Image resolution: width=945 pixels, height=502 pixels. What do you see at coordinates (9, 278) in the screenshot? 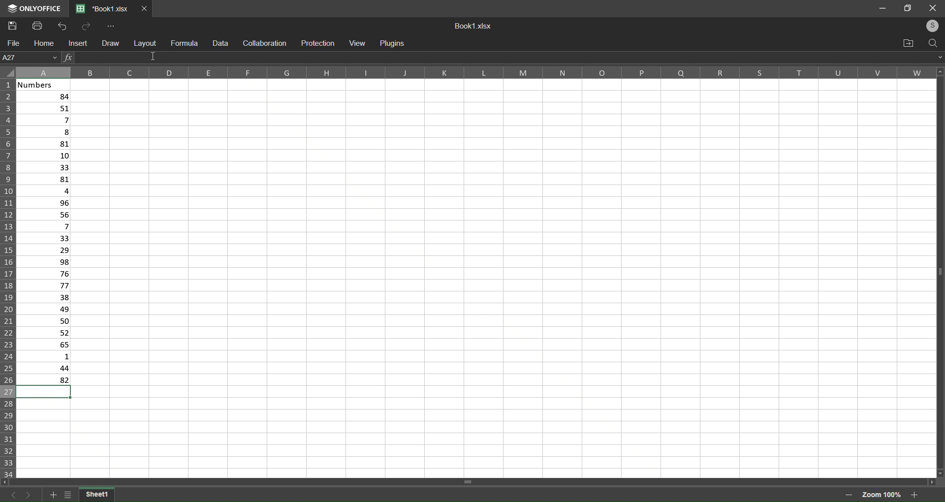
I see `Row label` at bounding box center [9, 278].